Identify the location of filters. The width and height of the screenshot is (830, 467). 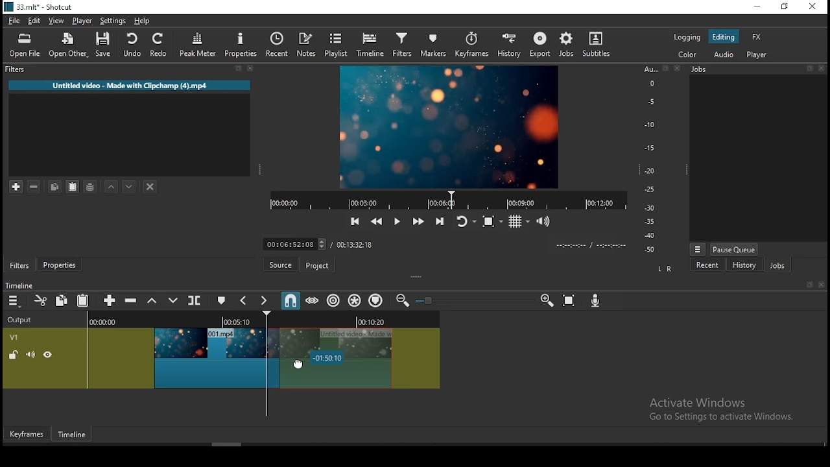
(132, 71).